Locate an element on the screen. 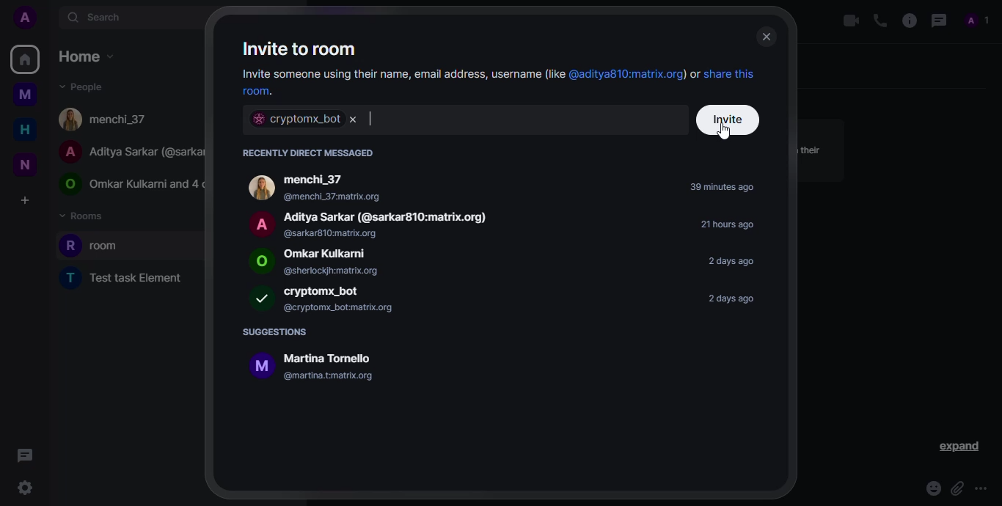  attach is located at coordinates (958, 488).